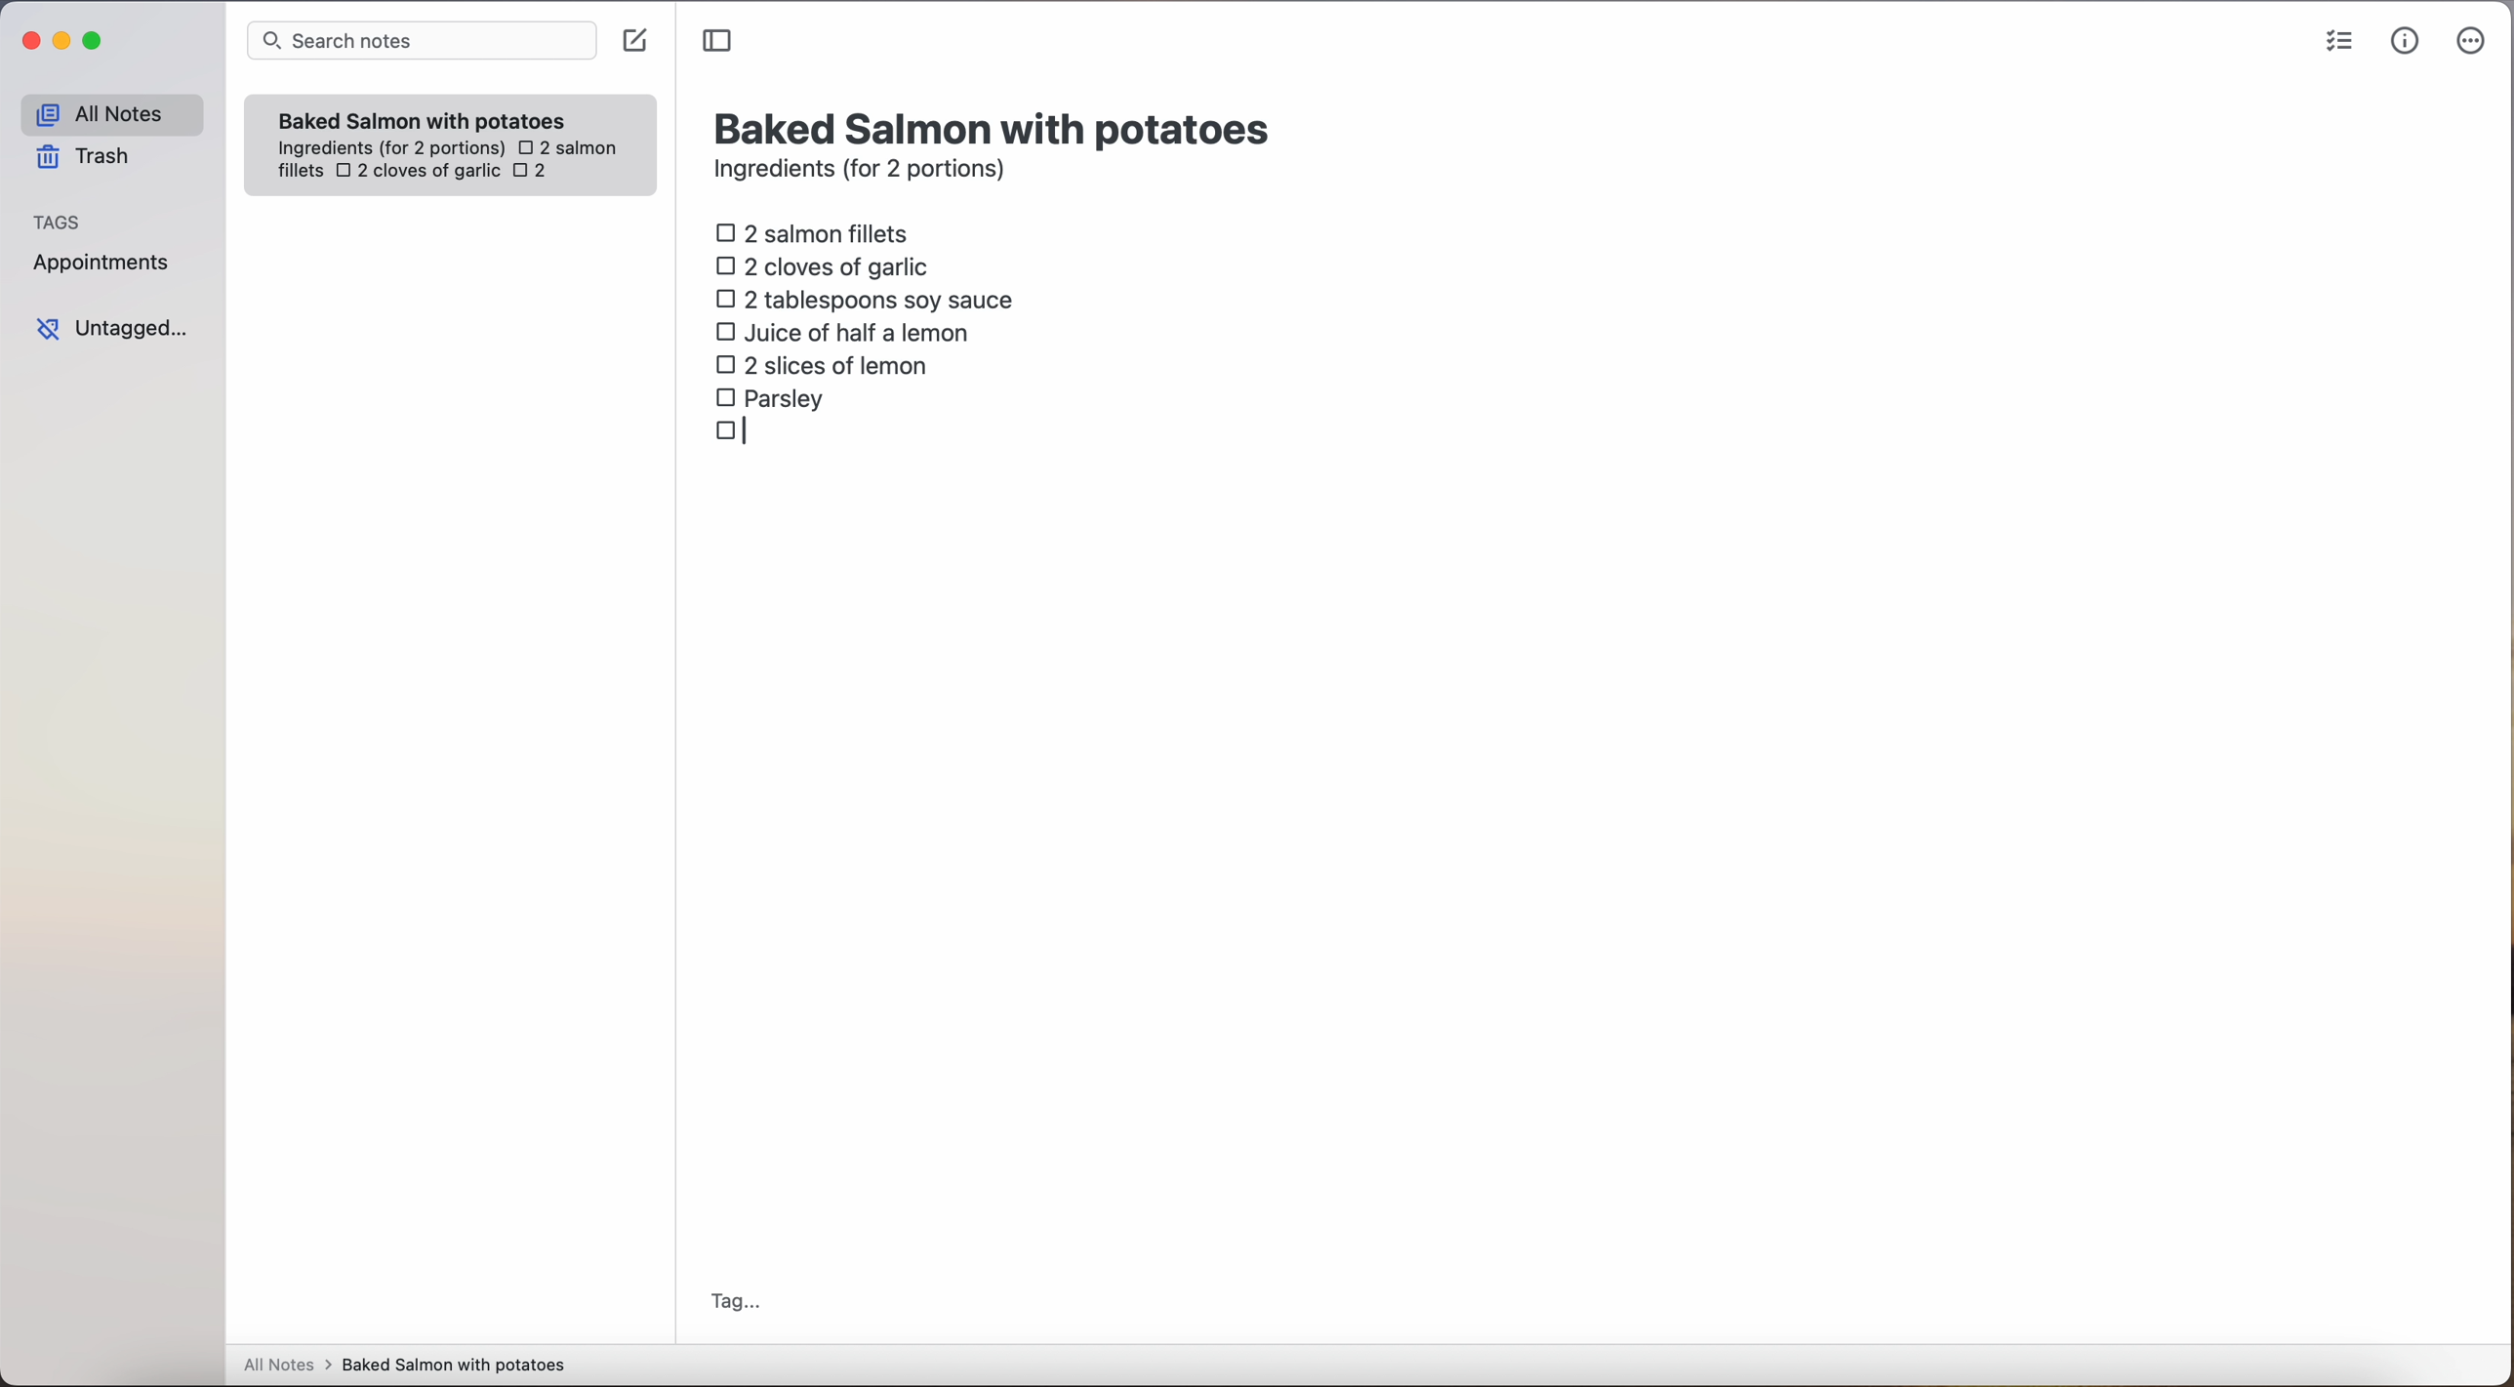 The image size is (2514, 1387). I want to click on maximize, so click(96, 40).